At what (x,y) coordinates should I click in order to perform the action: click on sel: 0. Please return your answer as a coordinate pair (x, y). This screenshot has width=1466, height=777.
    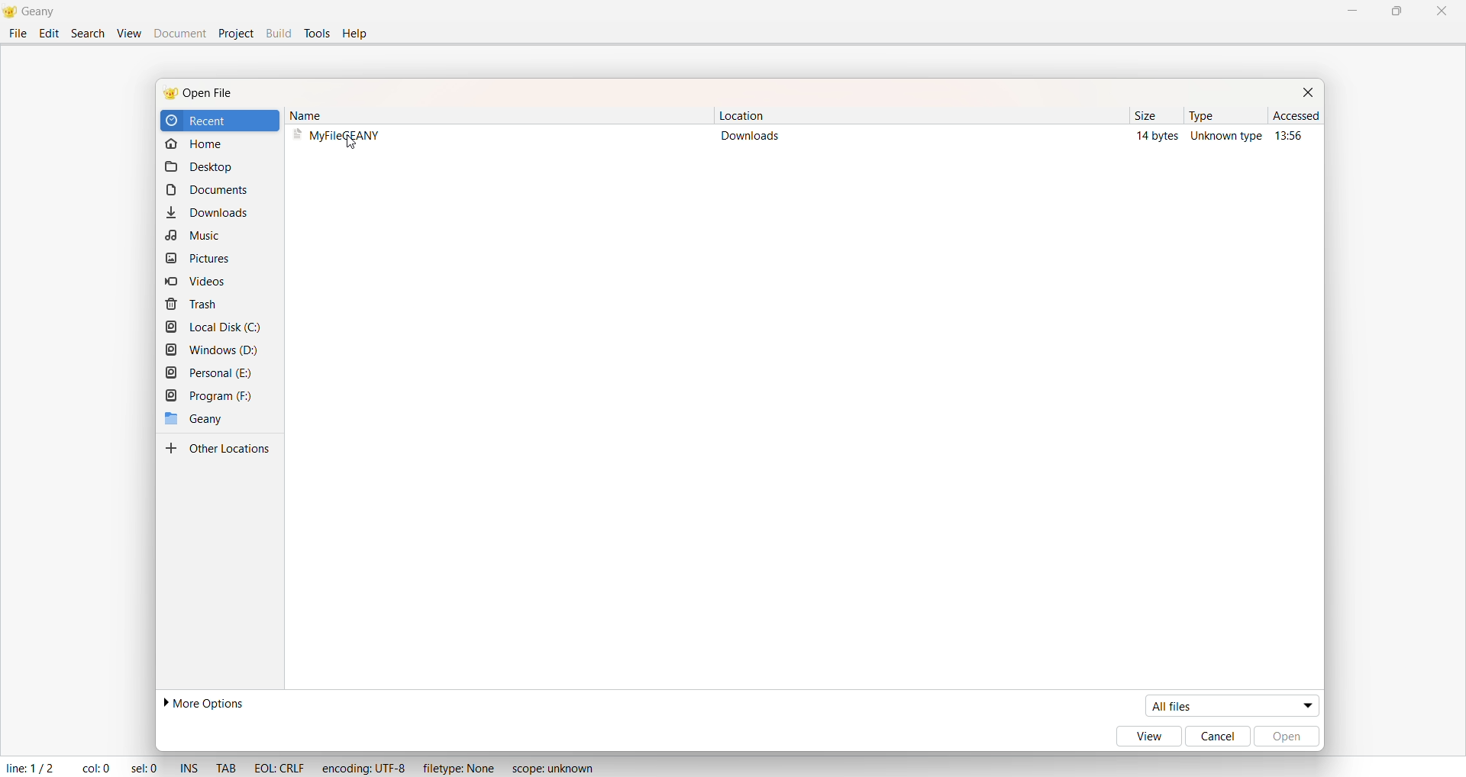
    Looking at the image, I should click on (144, 767).